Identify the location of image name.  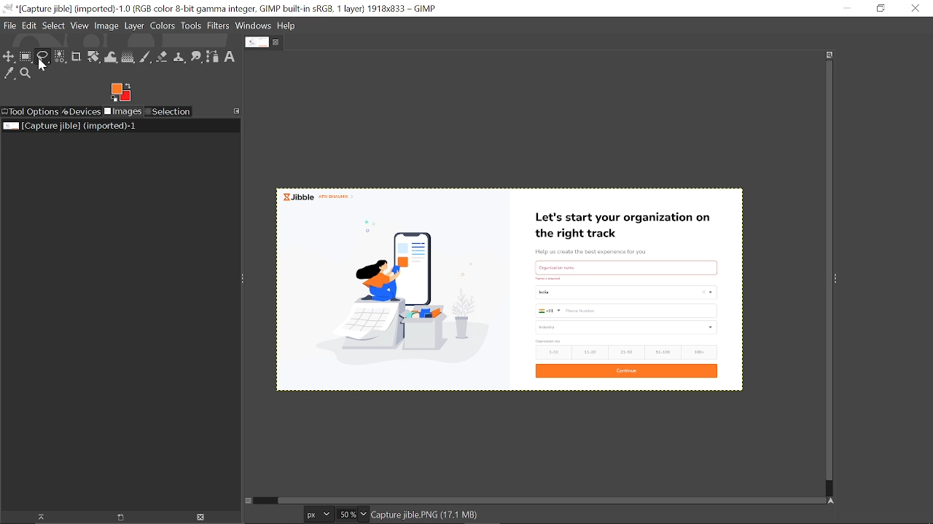
(426, 515).